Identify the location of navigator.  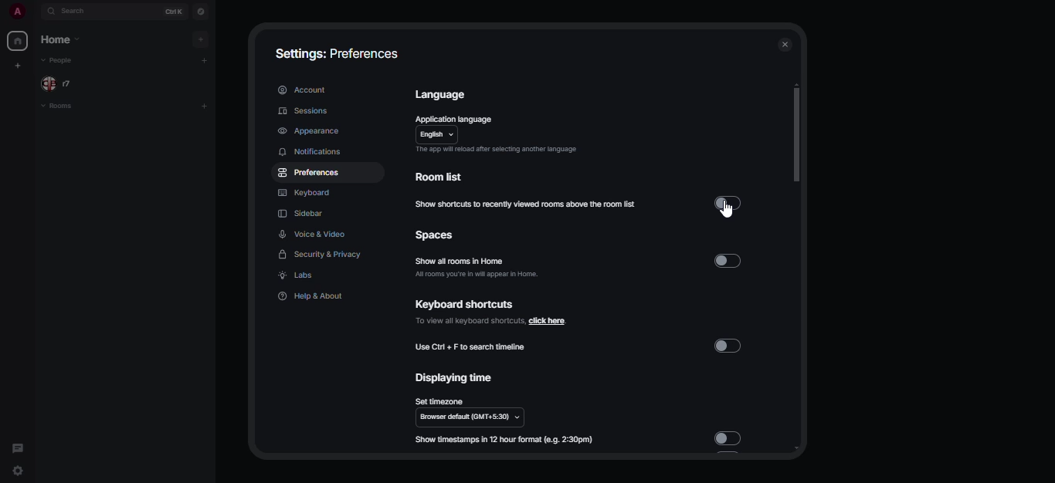
(202, 9).